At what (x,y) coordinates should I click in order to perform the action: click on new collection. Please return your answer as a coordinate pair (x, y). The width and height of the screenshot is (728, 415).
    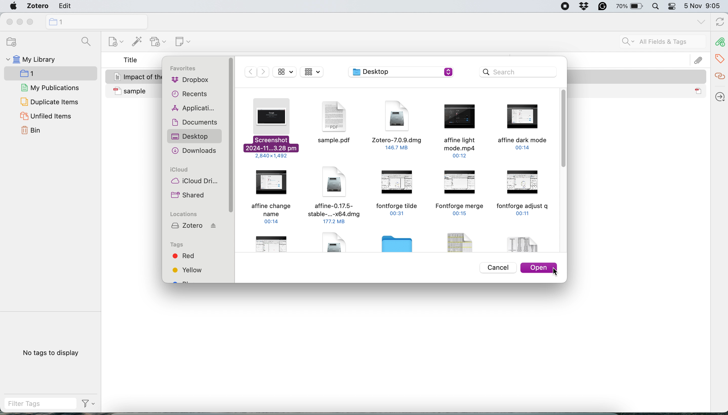
    Looking at the image, I should click on (112, 43).